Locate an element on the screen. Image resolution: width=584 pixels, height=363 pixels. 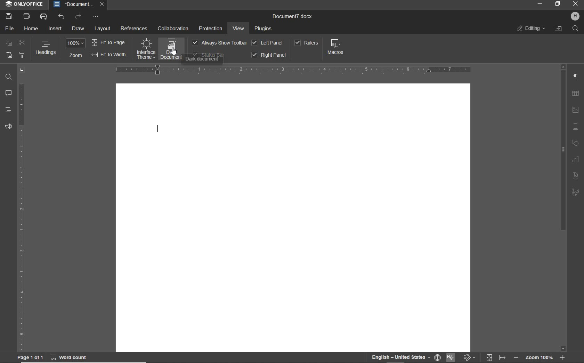
PROTECTION is located at coordinates (212, 29).